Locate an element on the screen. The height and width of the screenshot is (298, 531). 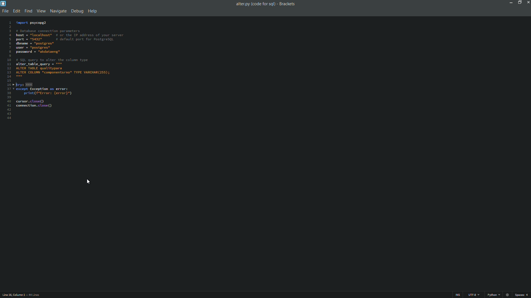
file encoding is located at coordinates (473, 295).